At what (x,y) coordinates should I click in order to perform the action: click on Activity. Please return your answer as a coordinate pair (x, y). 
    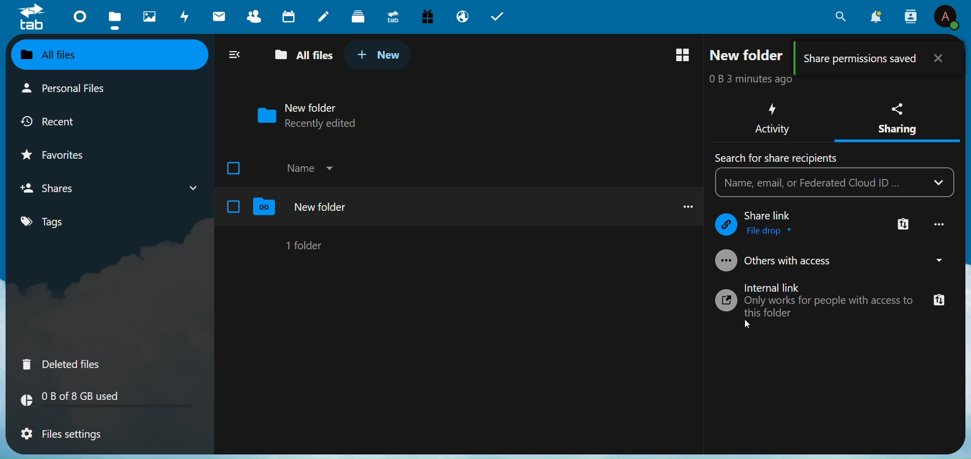
    Looking at the image, I should click on (183, 17).